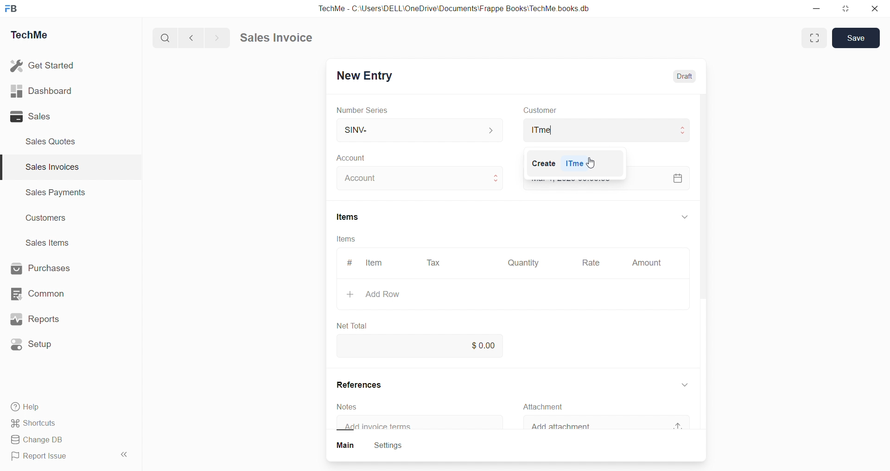 This screenshot has width=890, height=471. I want to click on Account, so click(365, 159).